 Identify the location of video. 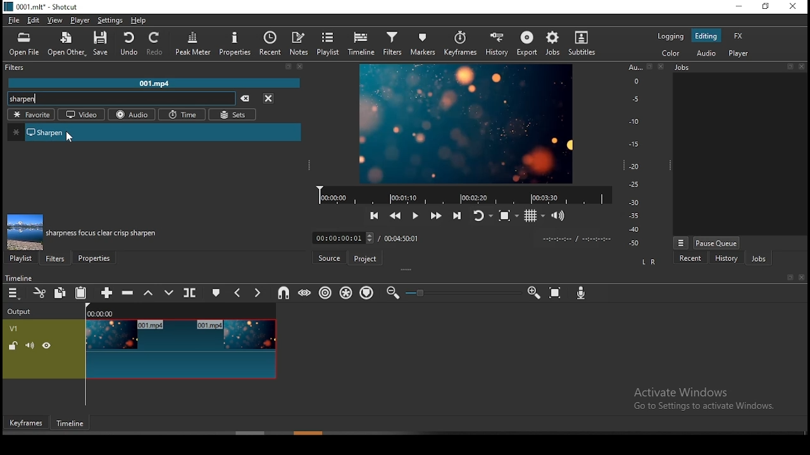
(81, 116).